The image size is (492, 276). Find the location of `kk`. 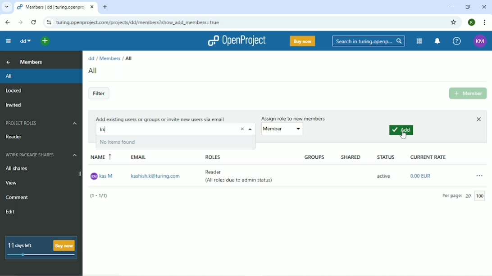

kk is located at coordinates (104, 129).